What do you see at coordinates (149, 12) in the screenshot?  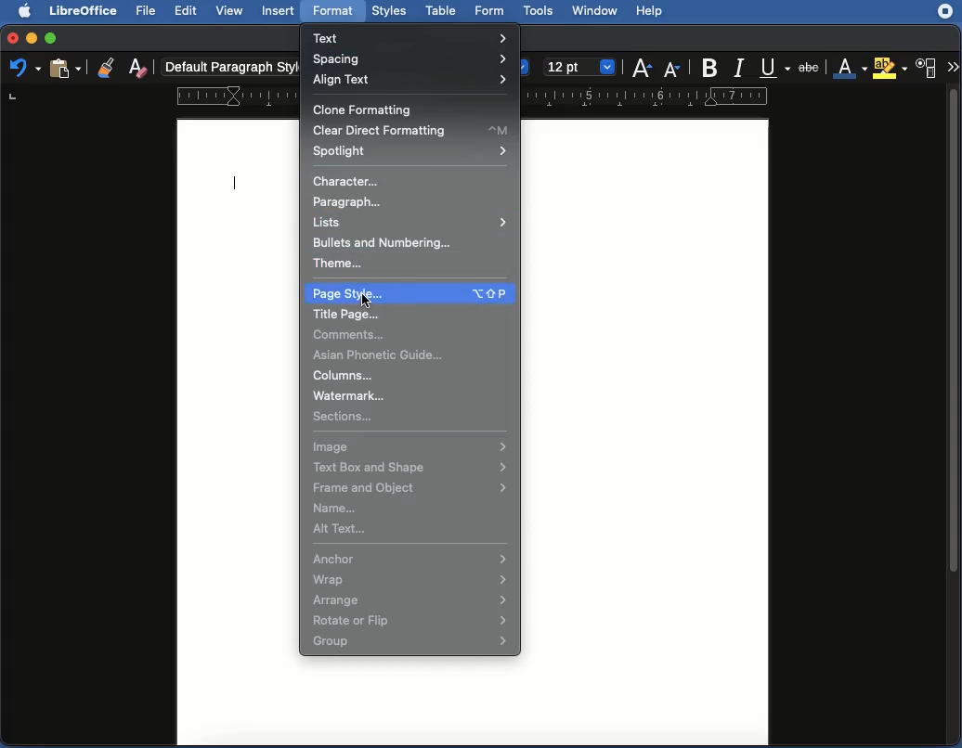 I see `File` at bounding box center [149, 12].